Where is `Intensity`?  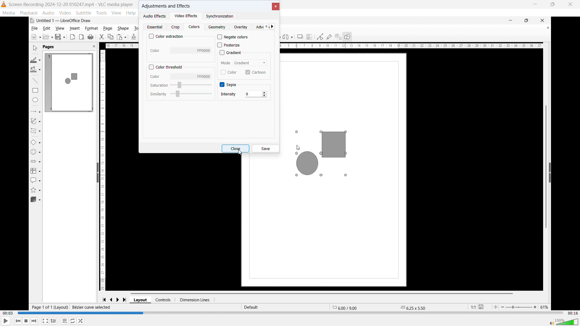
Intensity is located at coordinates (228, 94).